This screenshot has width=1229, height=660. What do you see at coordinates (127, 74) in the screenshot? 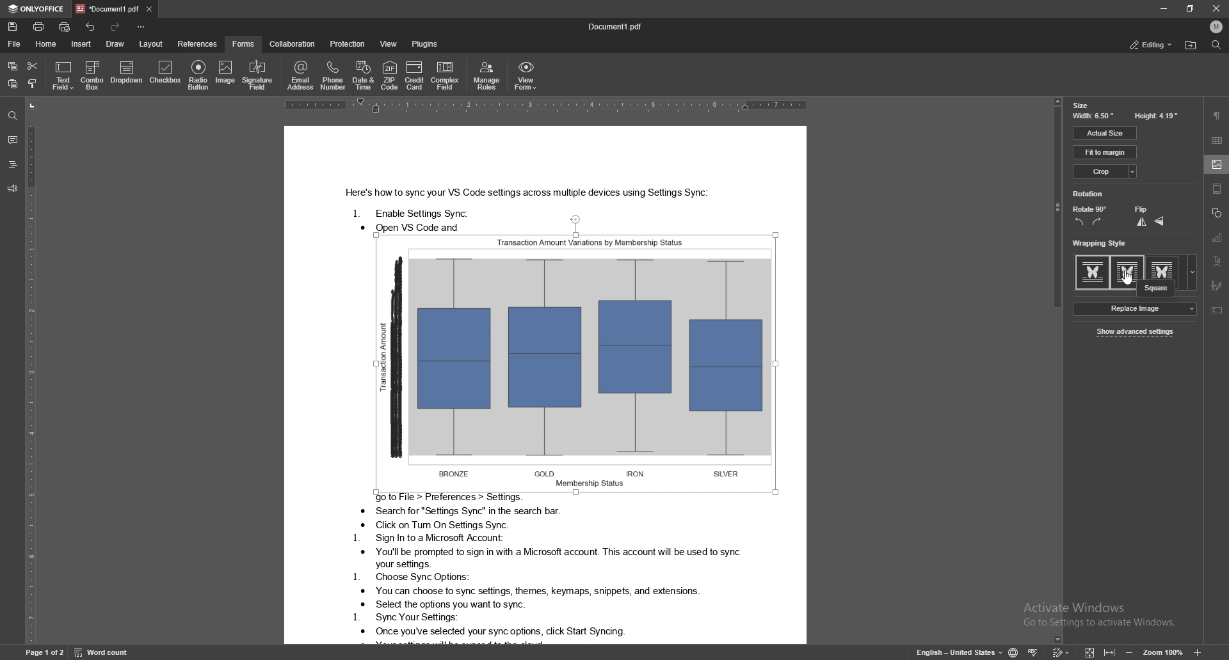
I see `dropdown` at bounding box center [127, 74].